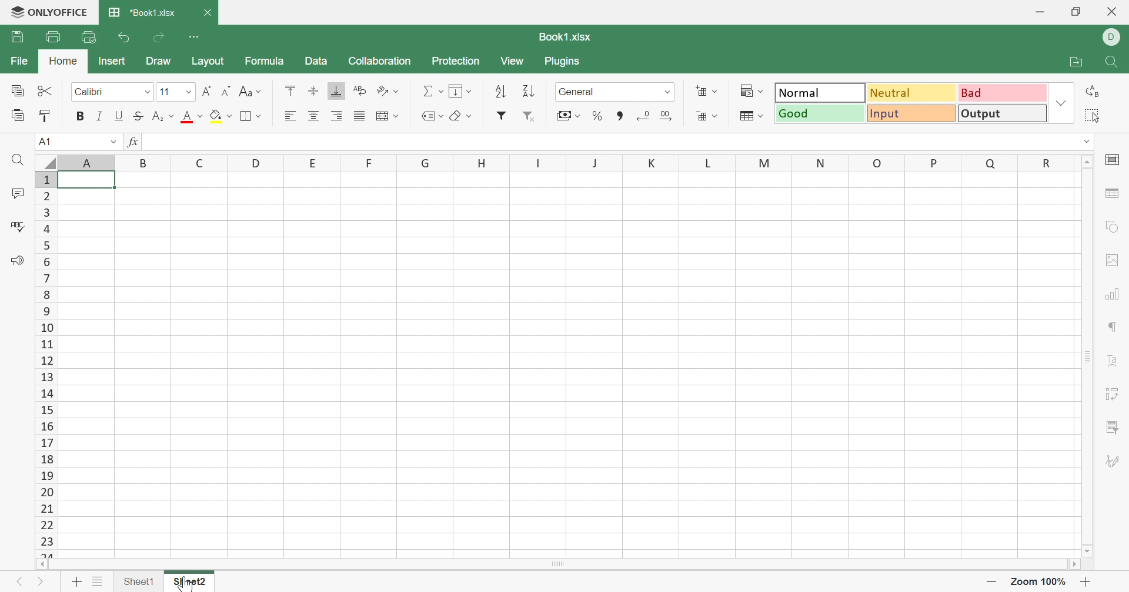  Describe the element at coordinates (126, 38) in the screenshot. I see `Undo` at that location.